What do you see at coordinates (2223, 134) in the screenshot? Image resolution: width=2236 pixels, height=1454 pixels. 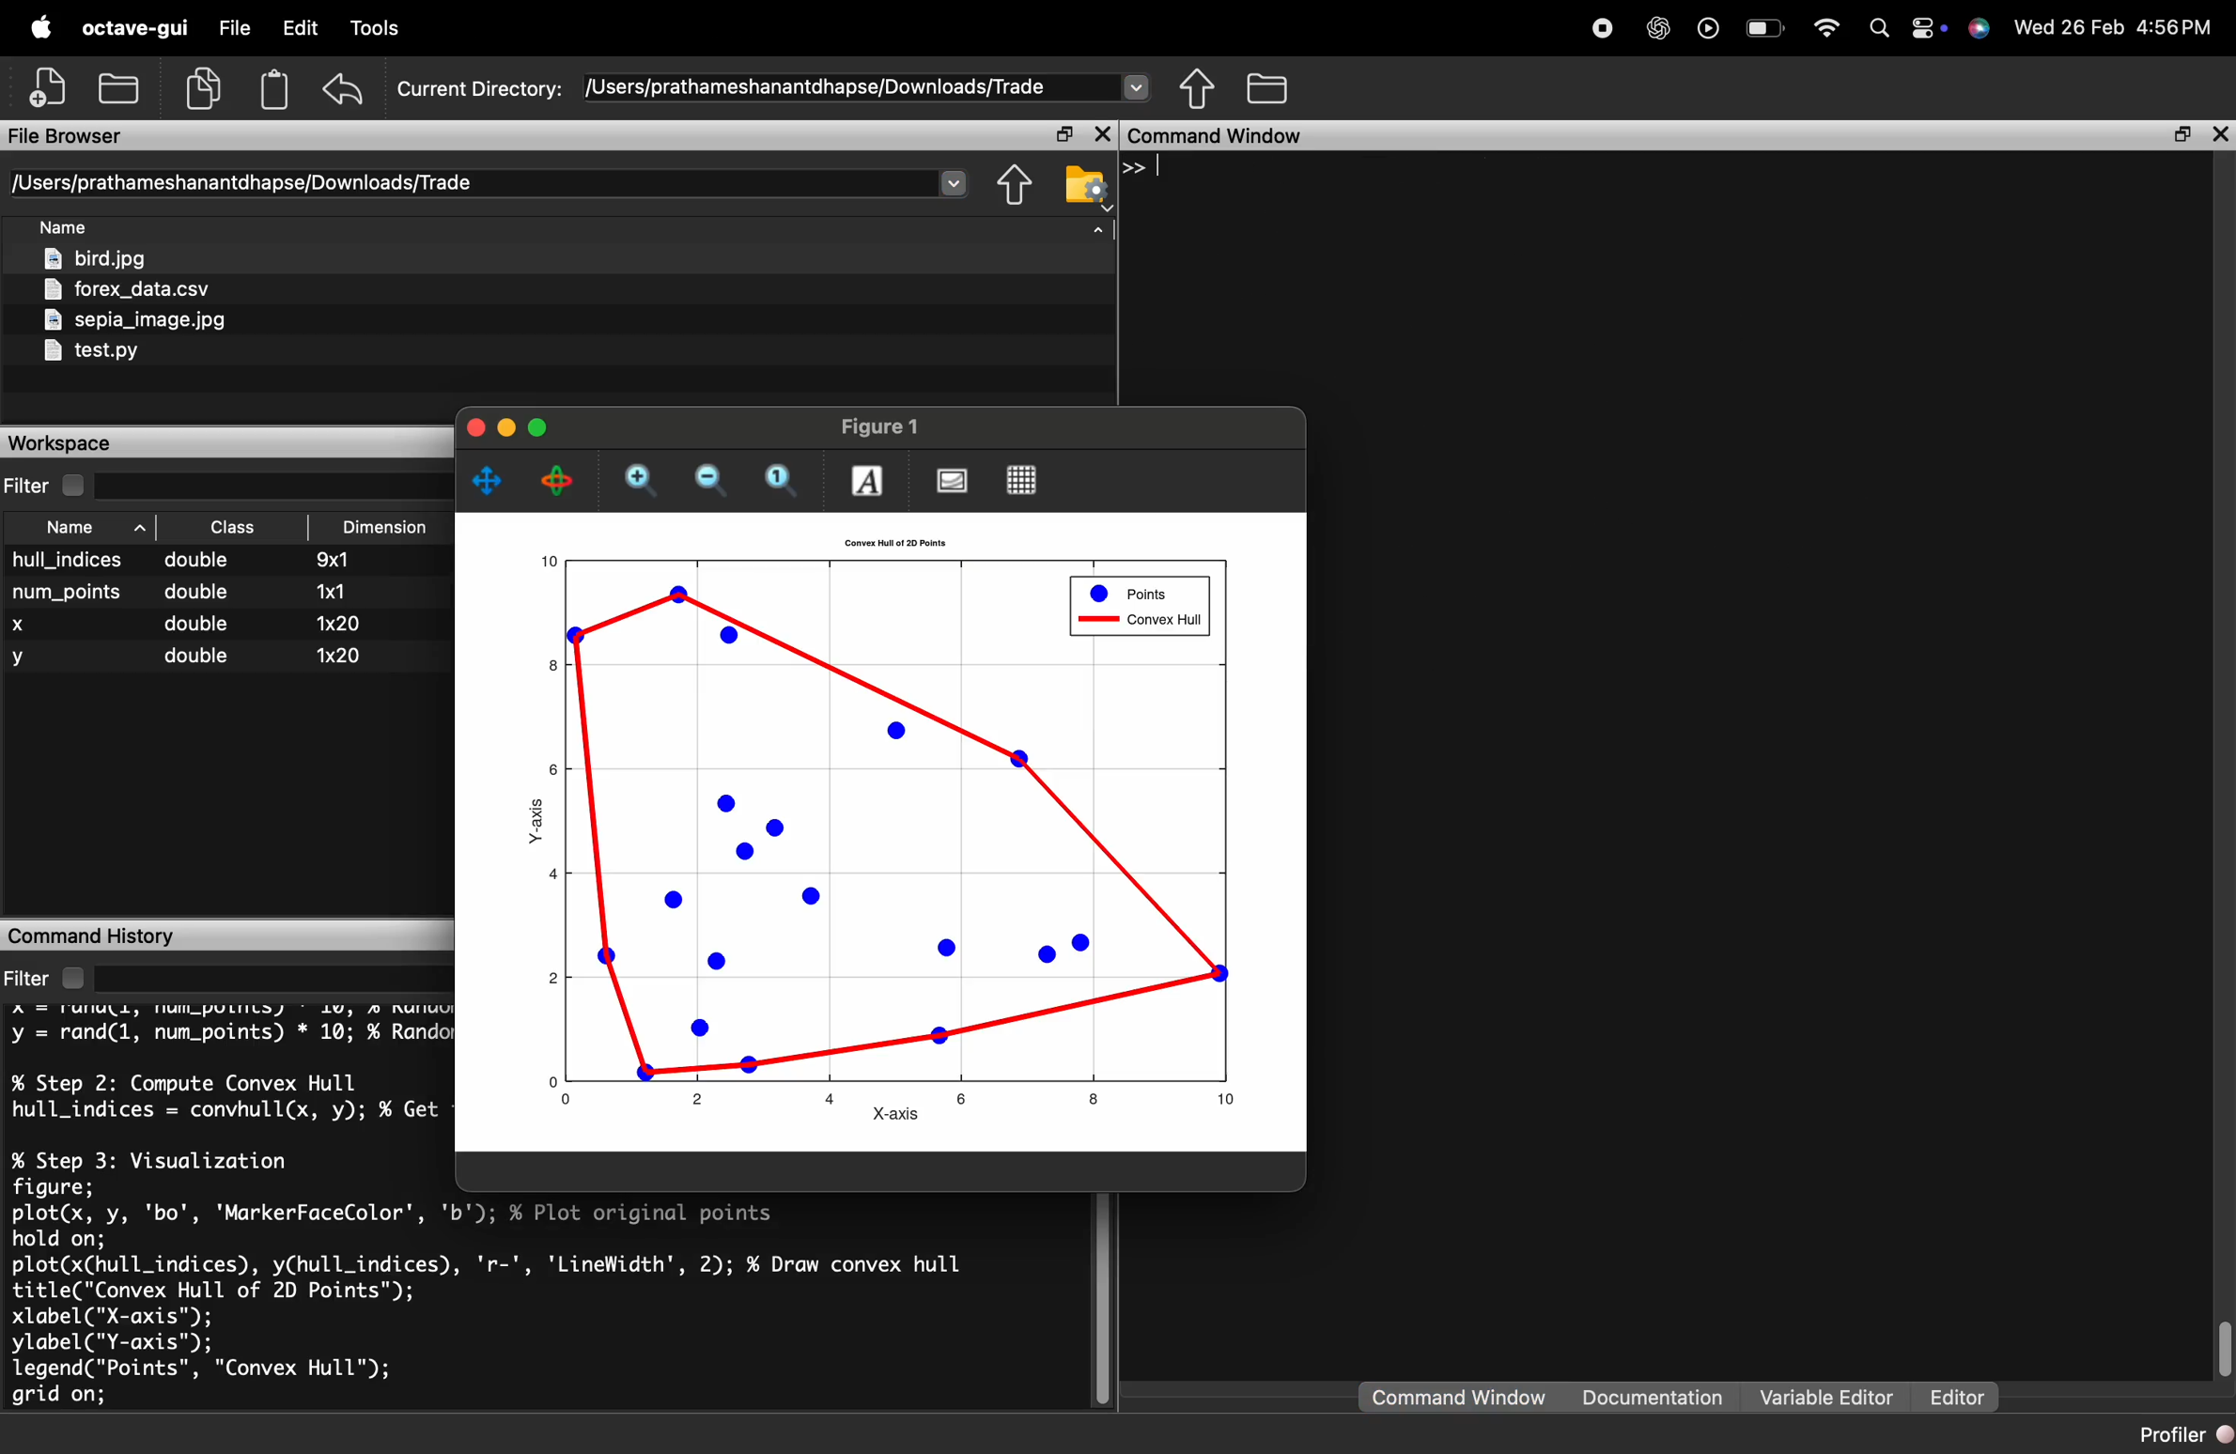 I see `close` at bounding box center [2223, 134].